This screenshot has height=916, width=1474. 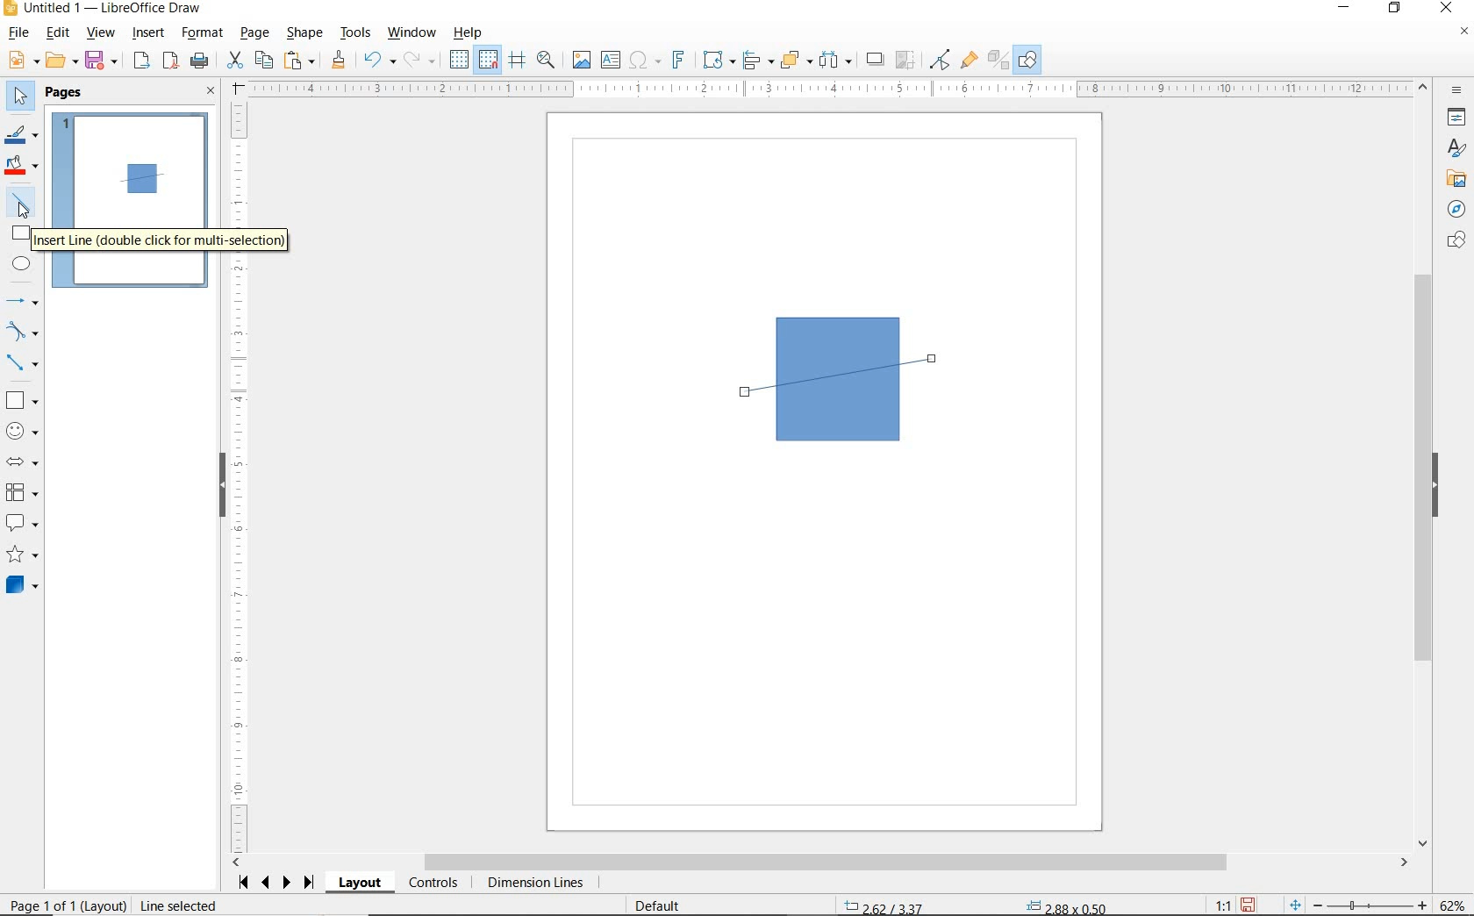 What do you see at coordinates (472, 32) in the screenshot?
I see `HELP` at bounding box center [472, 32].